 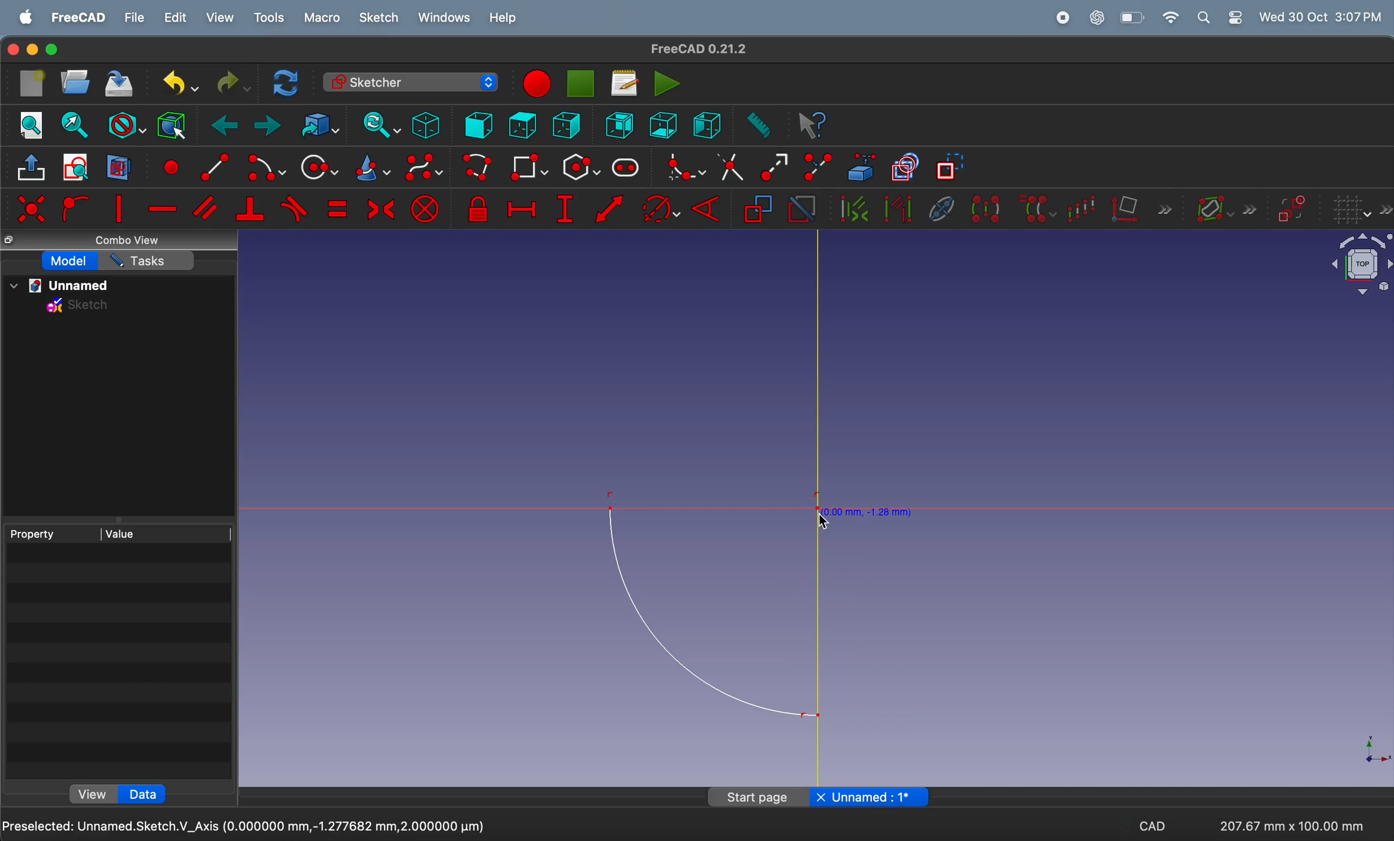 I want to click on hide internal geometry, so click(x=939, y=207).